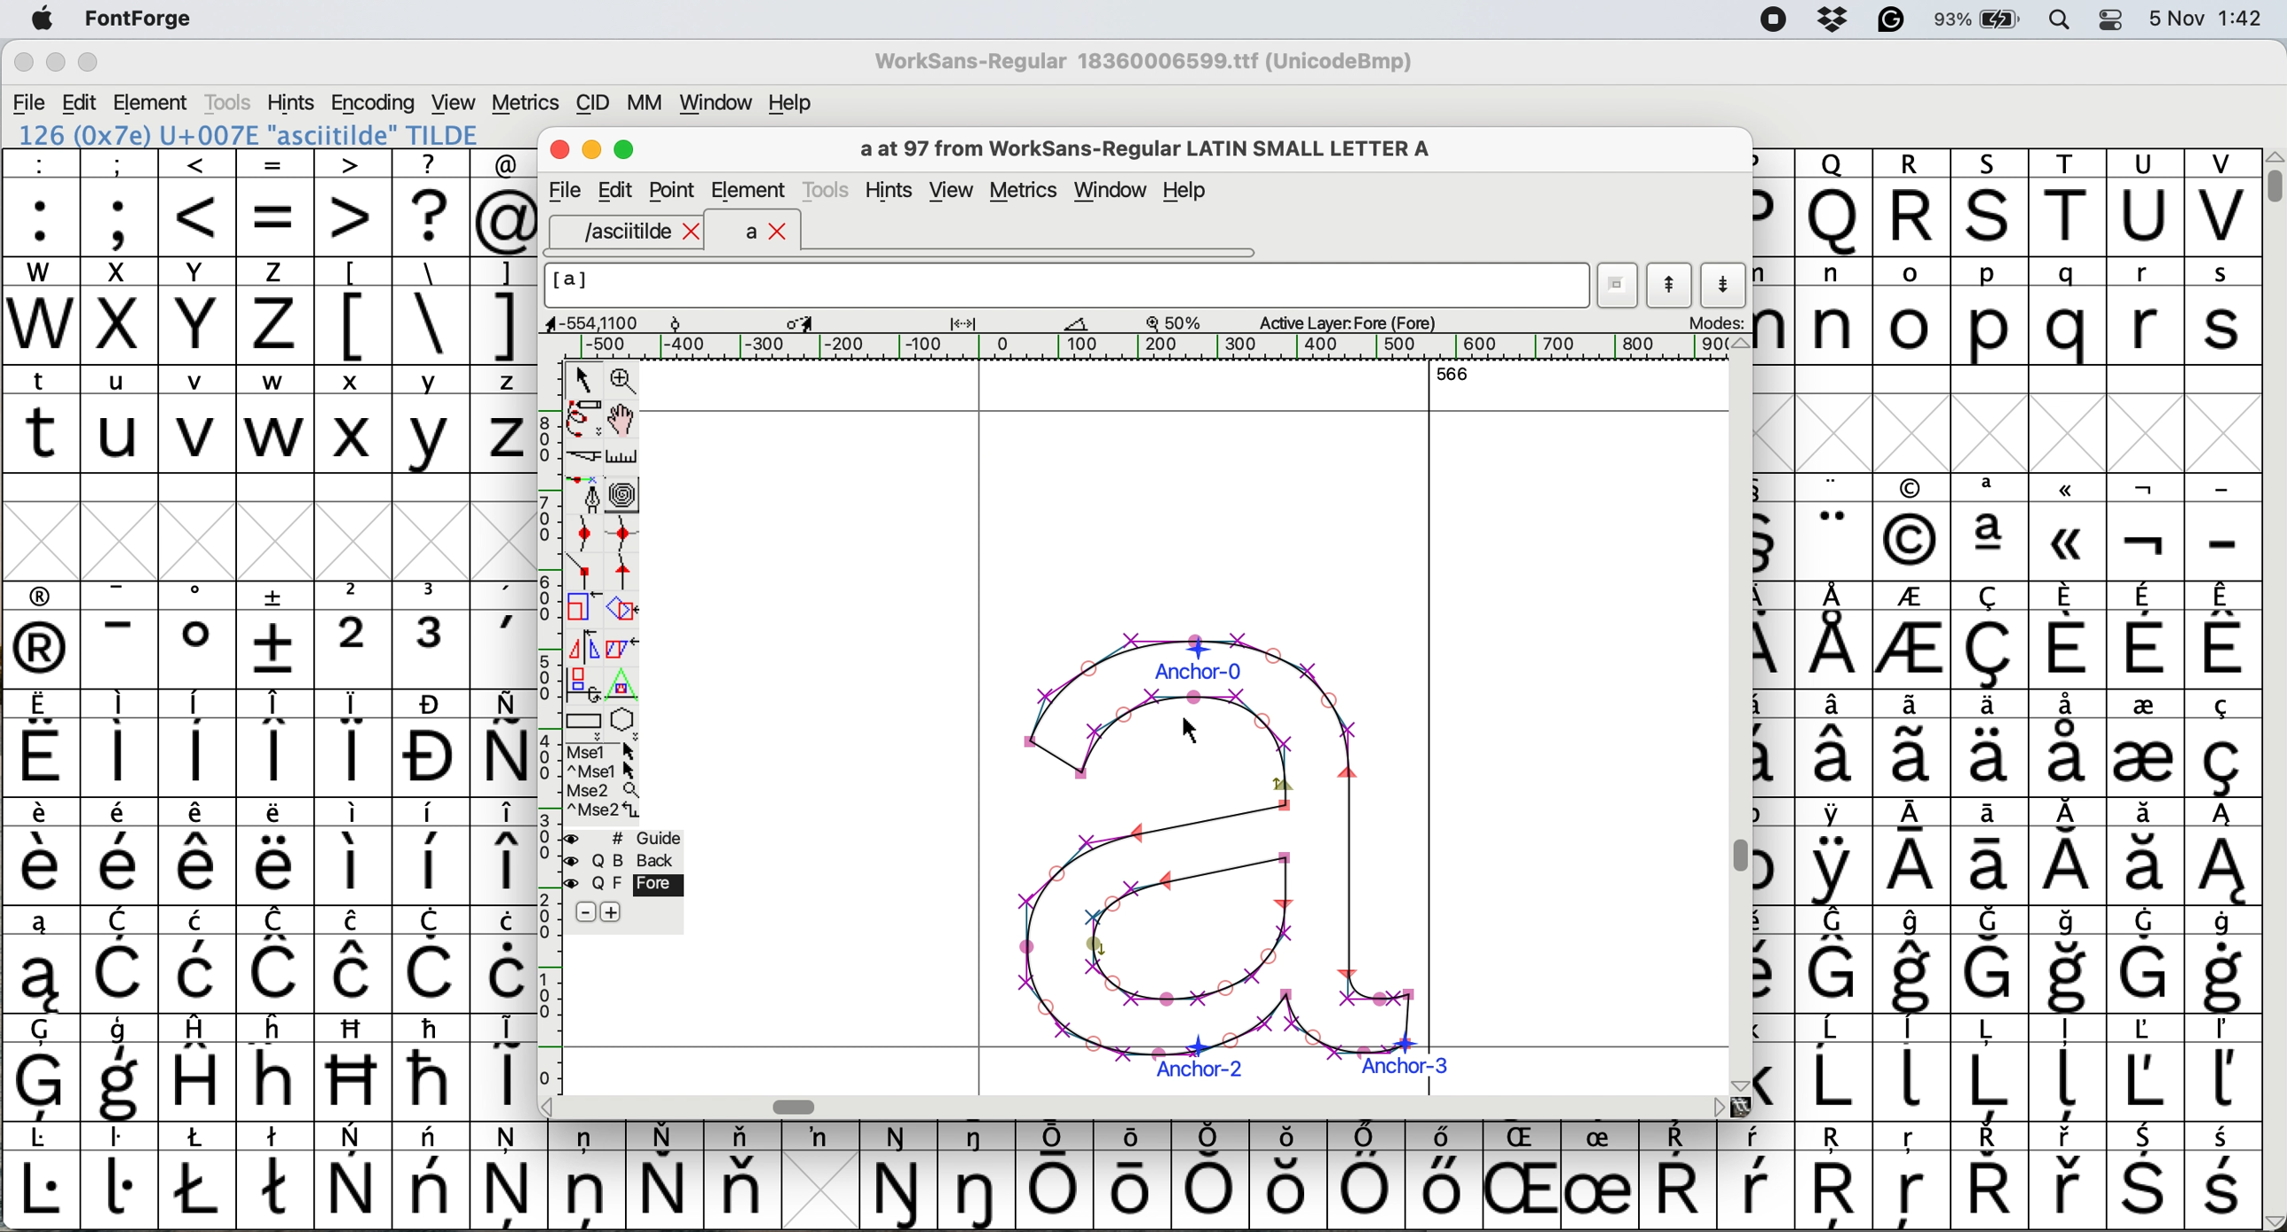 The width and height of the screenshot is (2287, 1232). What do you see at coordinates (202, 1066) in the screenshot?
I see `symbol` at bounding box center [202, 1066].